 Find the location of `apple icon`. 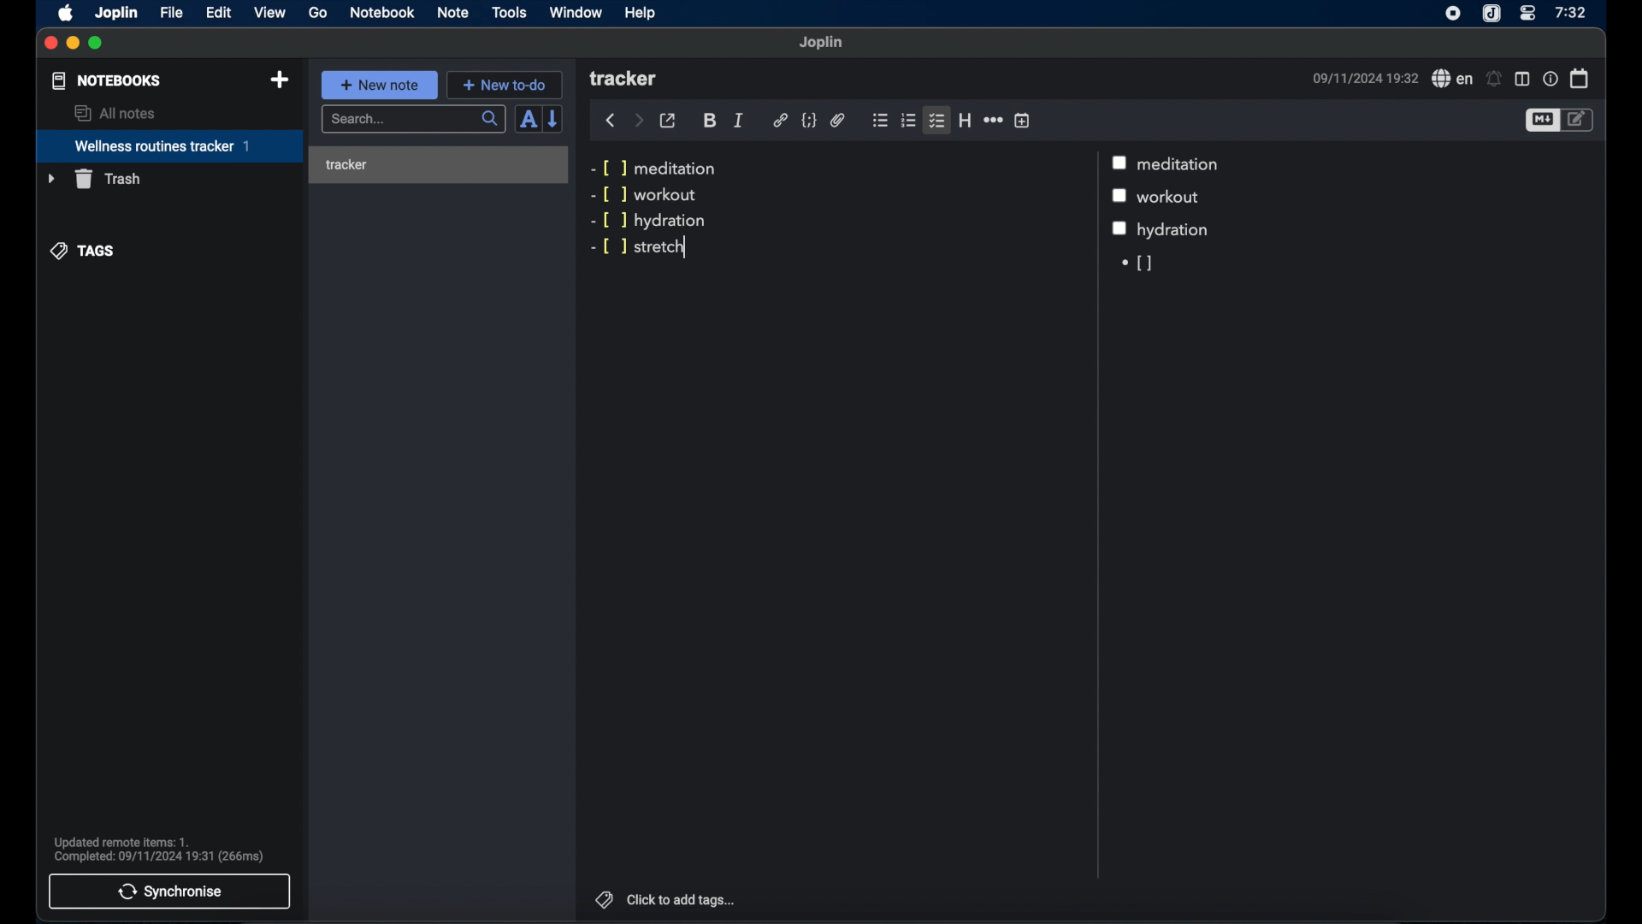

apple icon is located at coordinates (67, 14).